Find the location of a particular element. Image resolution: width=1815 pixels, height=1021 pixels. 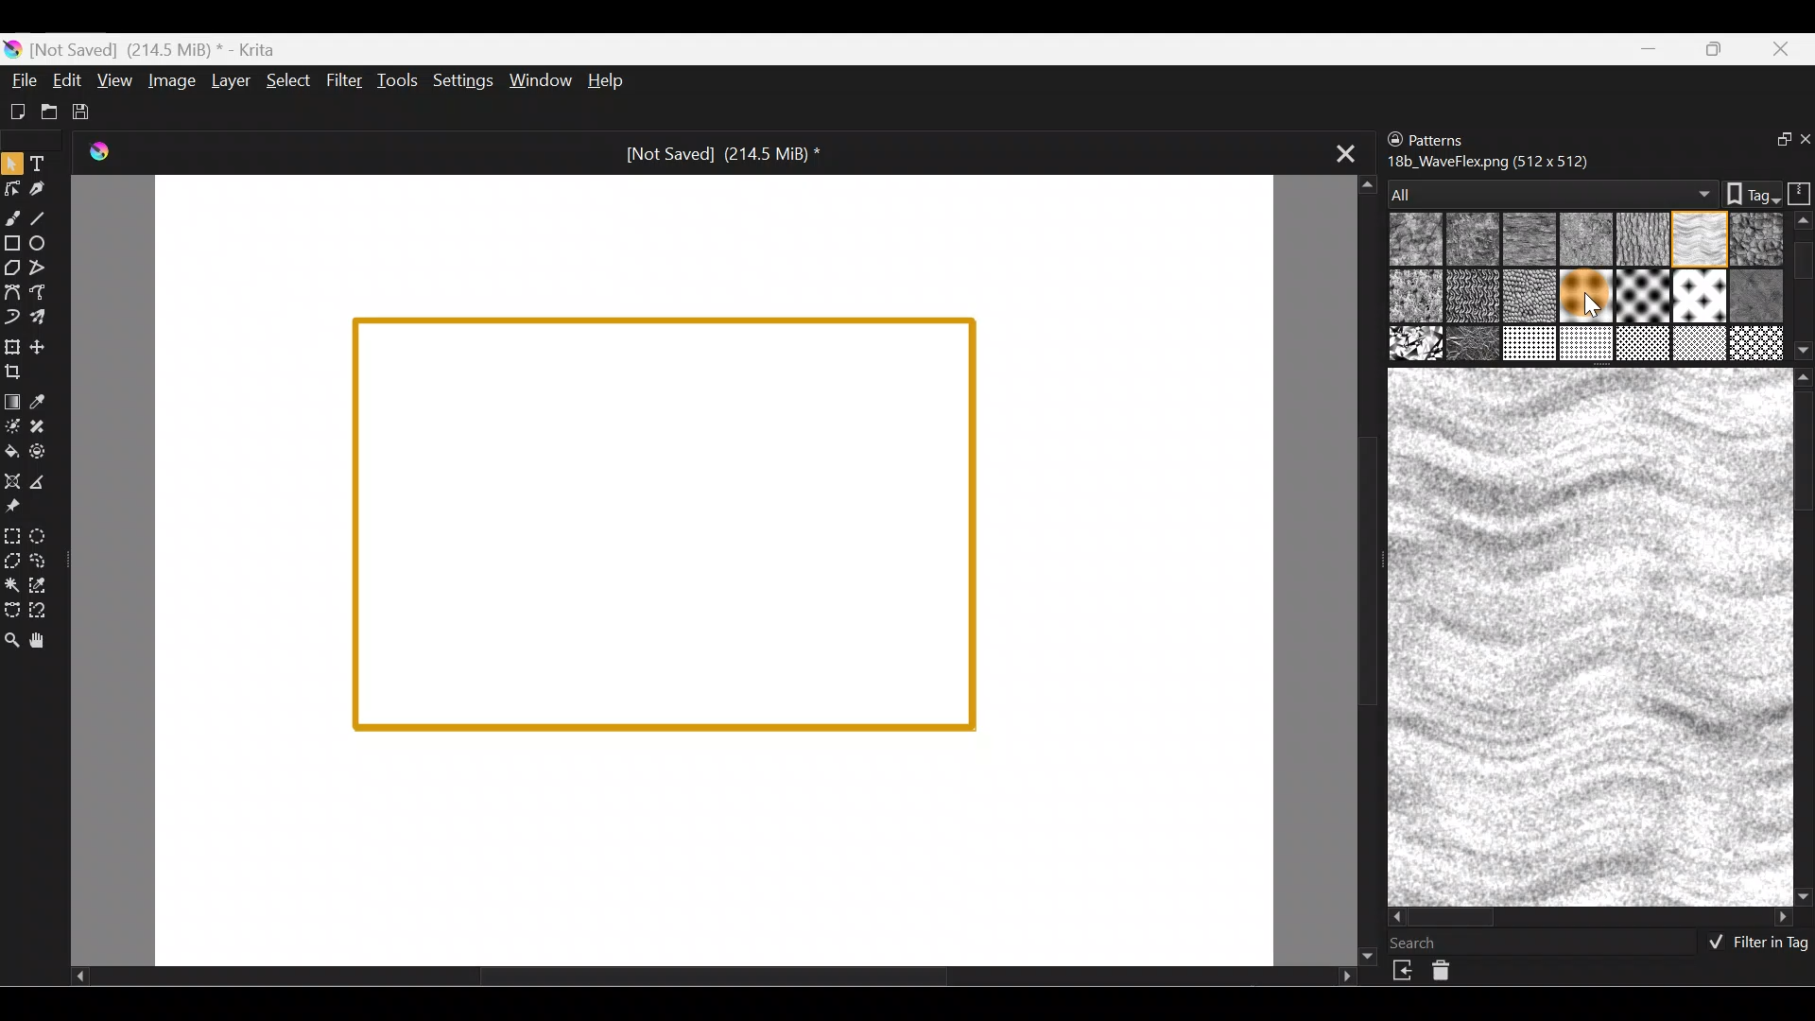

06 Hard-grain.png is located at coordinates (1760, 238).